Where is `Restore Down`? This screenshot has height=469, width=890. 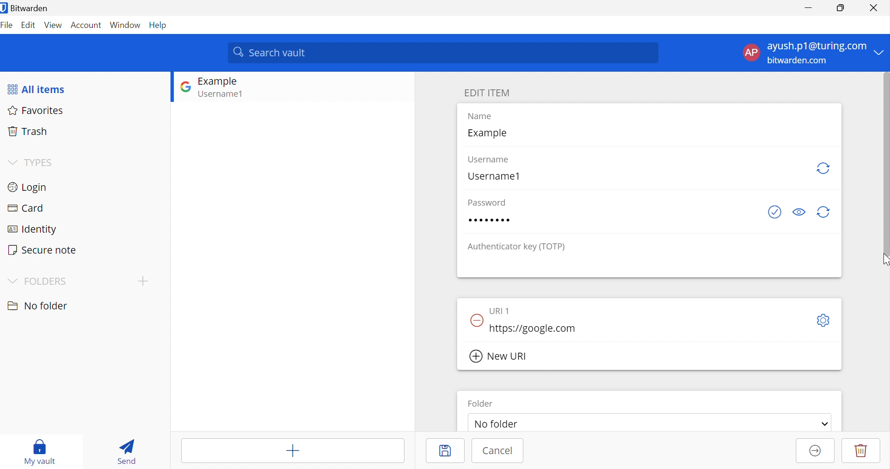 Restore Down is located at coordinates (841, 8).